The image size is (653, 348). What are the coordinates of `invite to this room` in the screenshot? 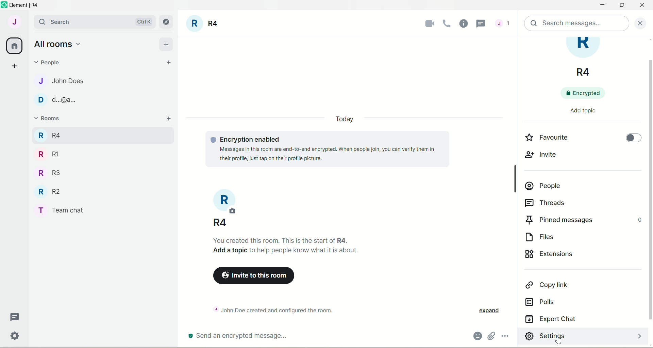 It's located at (256, 276).